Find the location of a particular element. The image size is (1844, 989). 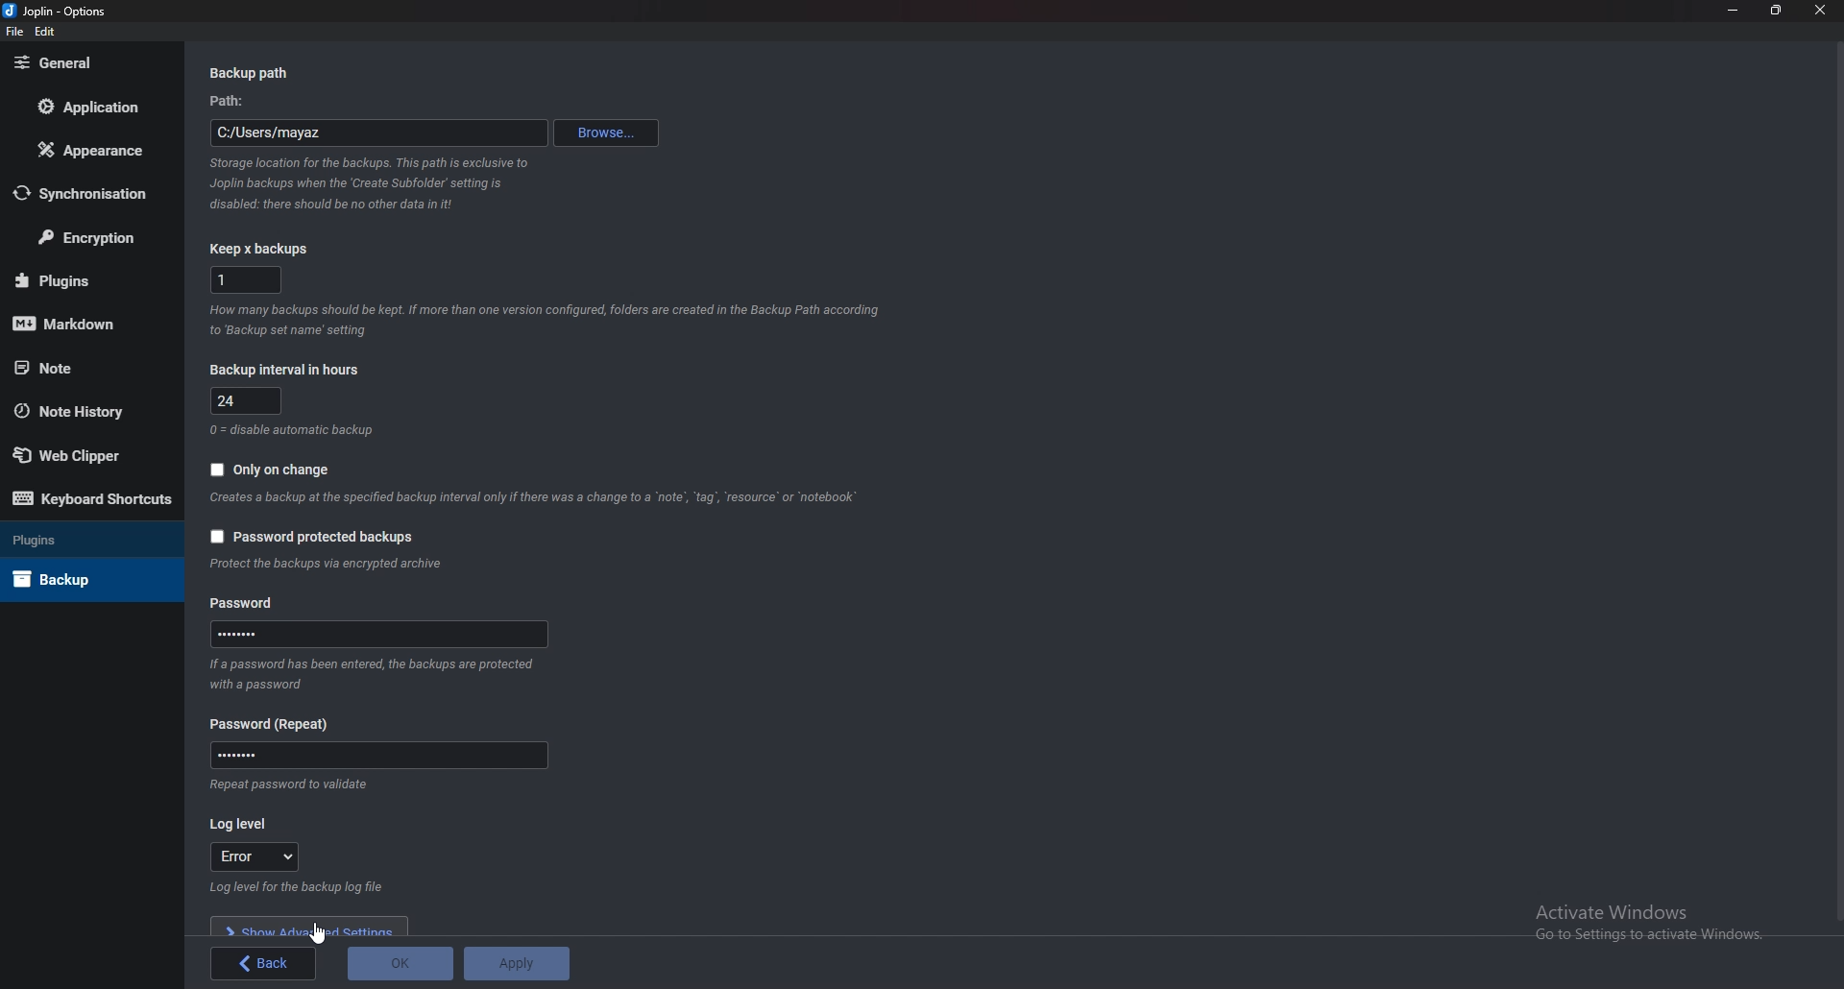

Plugins is located at coordinates (82, 542).